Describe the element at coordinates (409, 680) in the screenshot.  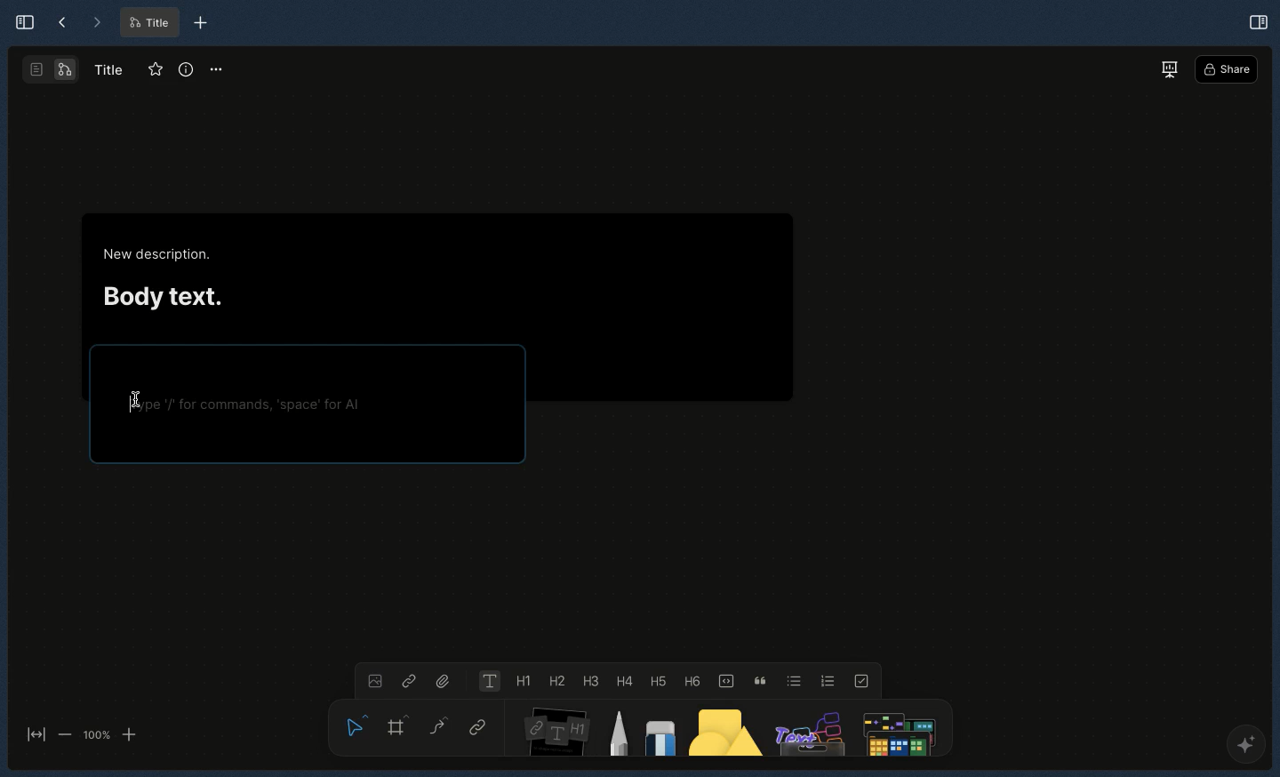
I see `Link` at that location.